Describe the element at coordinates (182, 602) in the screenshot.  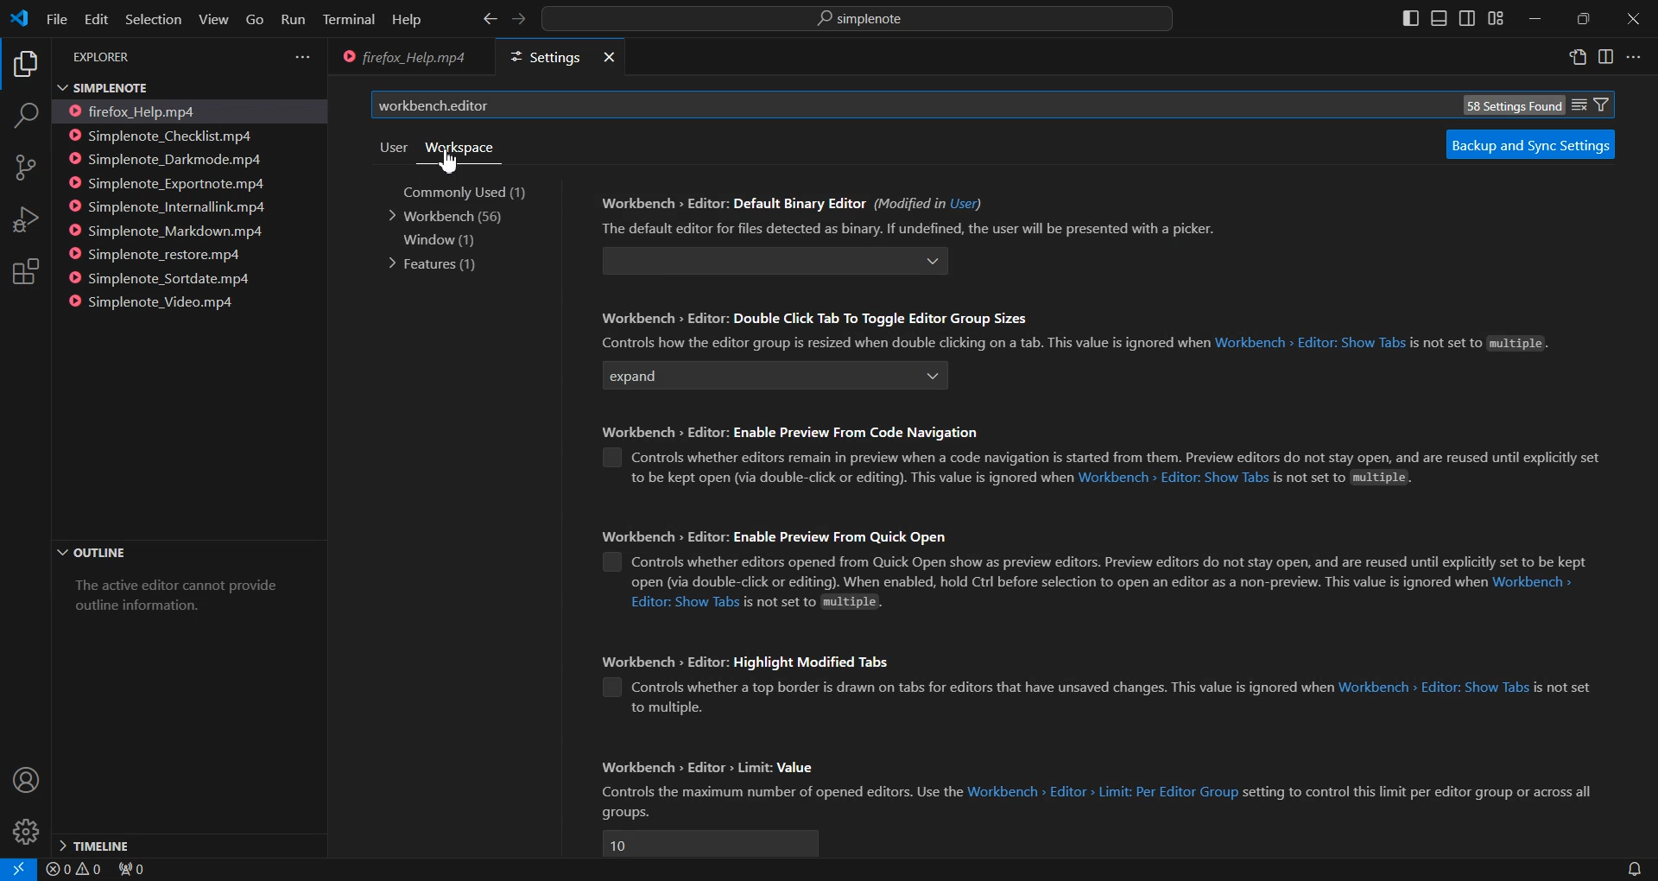
I see `The active editor cannot provide
outline information.` at that location.